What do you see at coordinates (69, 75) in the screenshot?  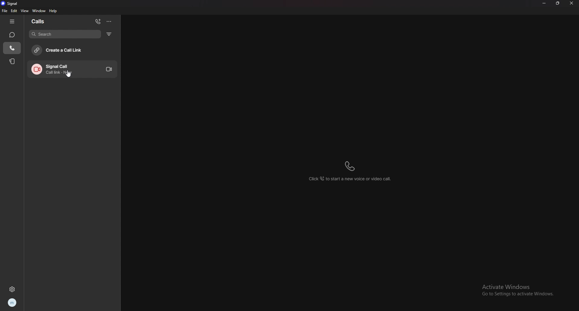 I see `cursor` at bounding box center [69, 75].